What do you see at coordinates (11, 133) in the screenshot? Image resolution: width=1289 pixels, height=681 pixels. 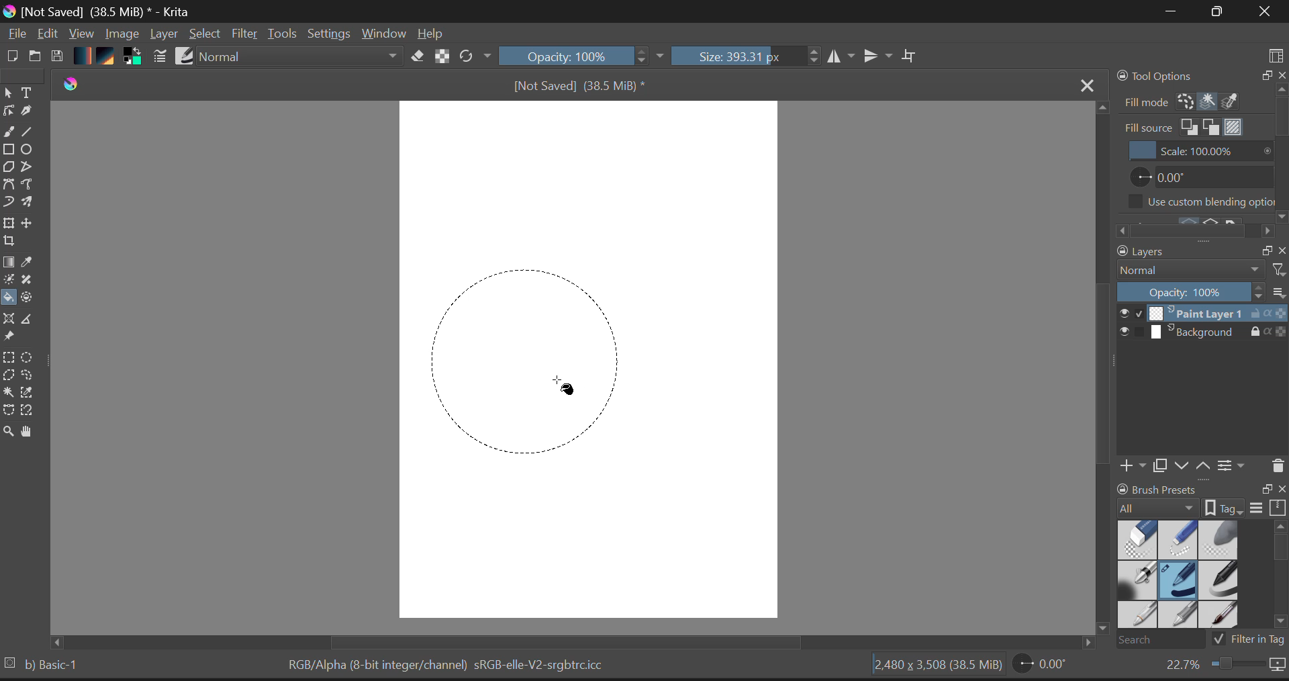 I see `freehand curve` at bounding box center [11, 133].